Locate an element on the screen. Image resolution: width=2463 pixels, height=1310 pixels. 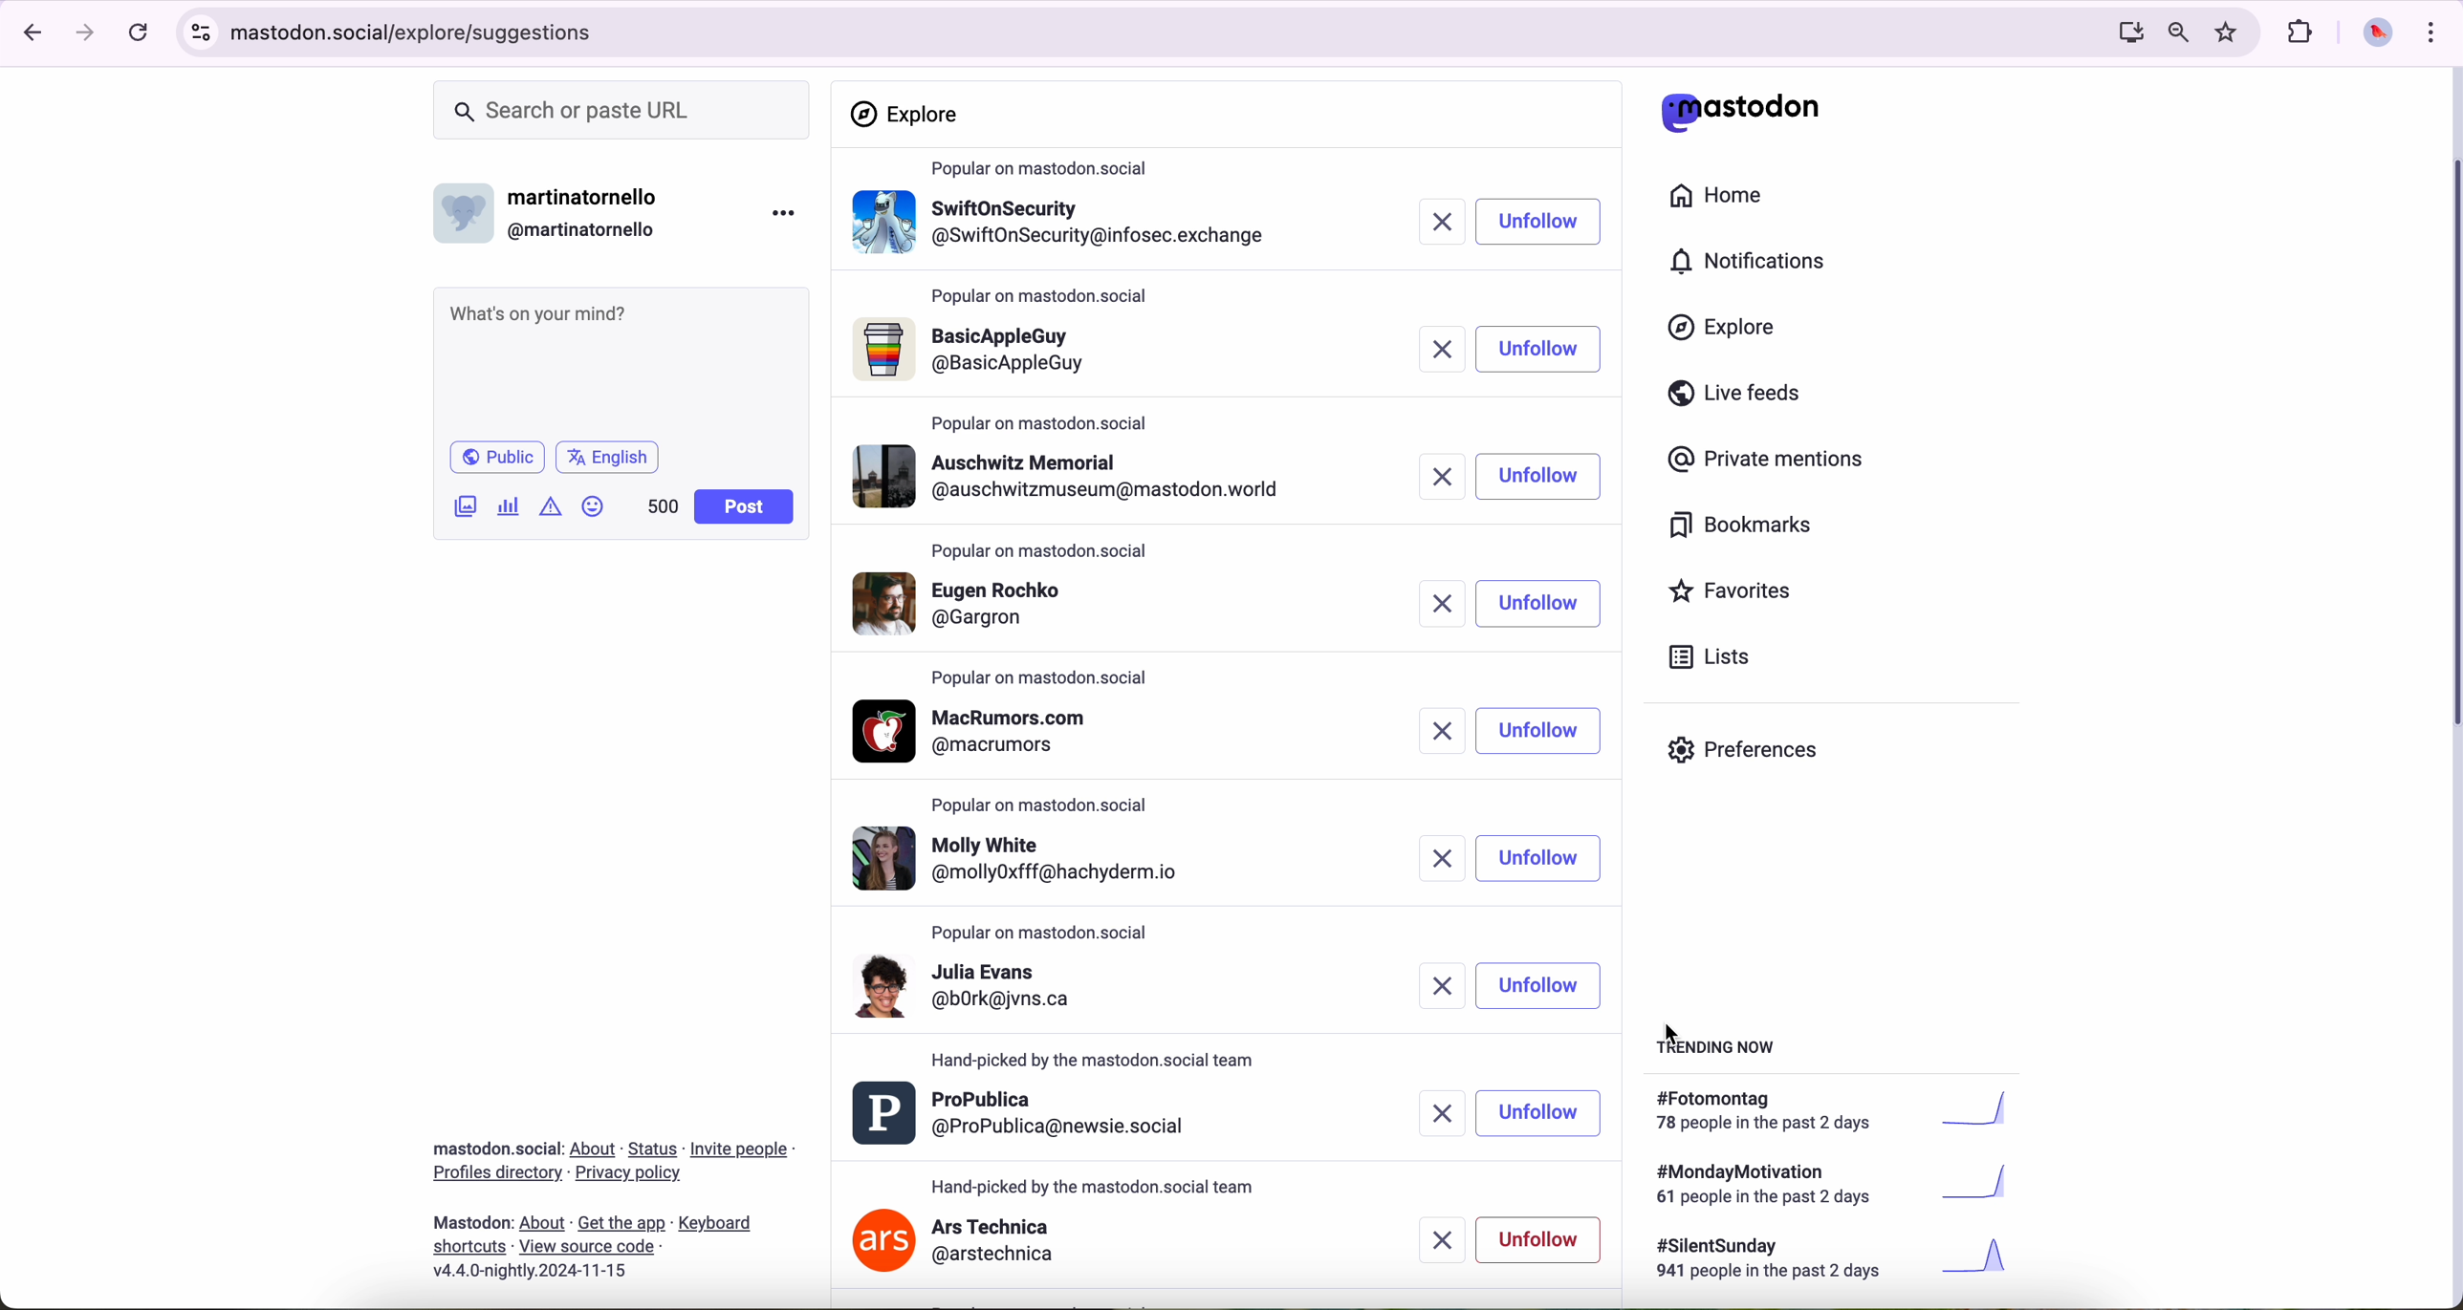
popular on mastodon.social is located at coordinates (1096, 1061).